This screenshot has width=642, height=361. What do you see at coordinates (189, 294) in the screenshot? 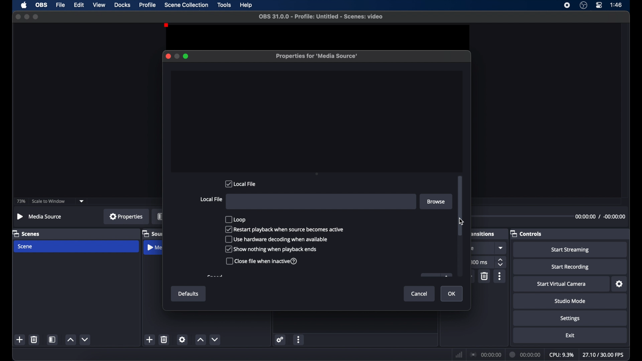
I see `defaults` at bounding box center [189, 294].